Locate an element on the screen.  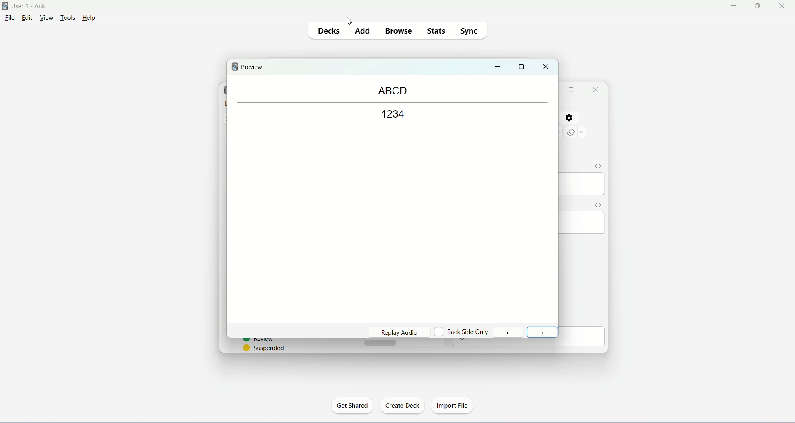
settings is located at coordinates (569, 118).